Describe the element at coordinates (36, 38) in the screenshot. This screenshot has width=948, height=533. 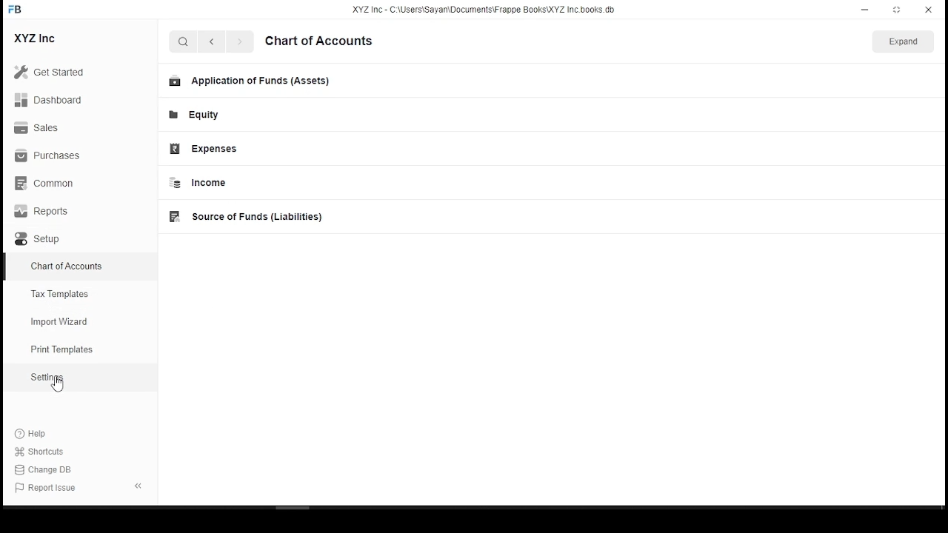
I see `XYZ Inc` at that location.